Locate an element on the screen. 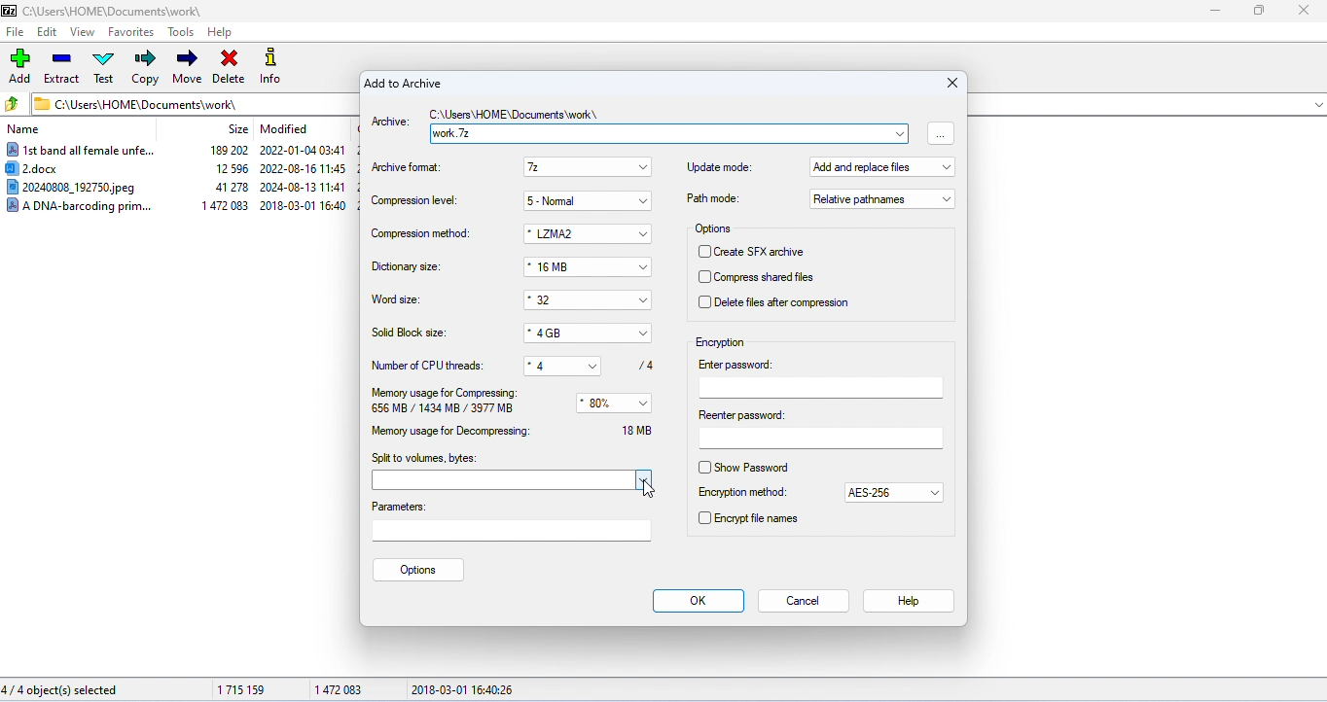  147083 is located at coordinates (337, 686).